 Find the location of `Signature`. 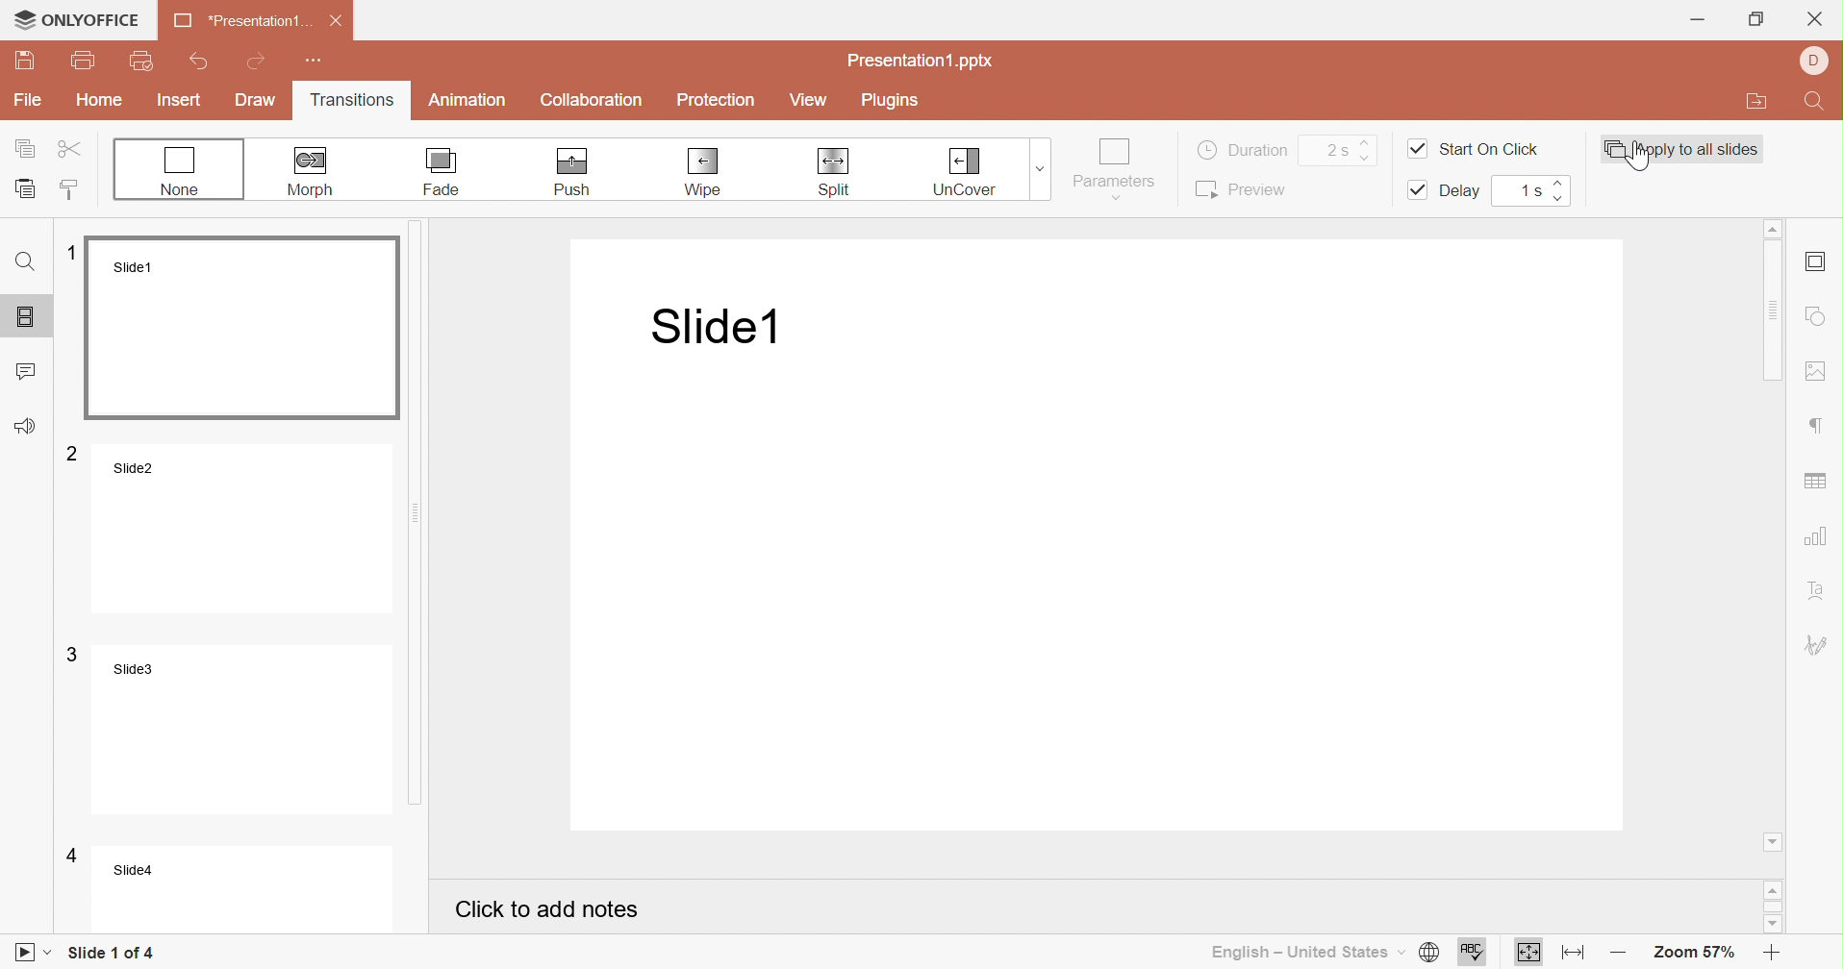

Signature is located at coordinates (1819, 645).